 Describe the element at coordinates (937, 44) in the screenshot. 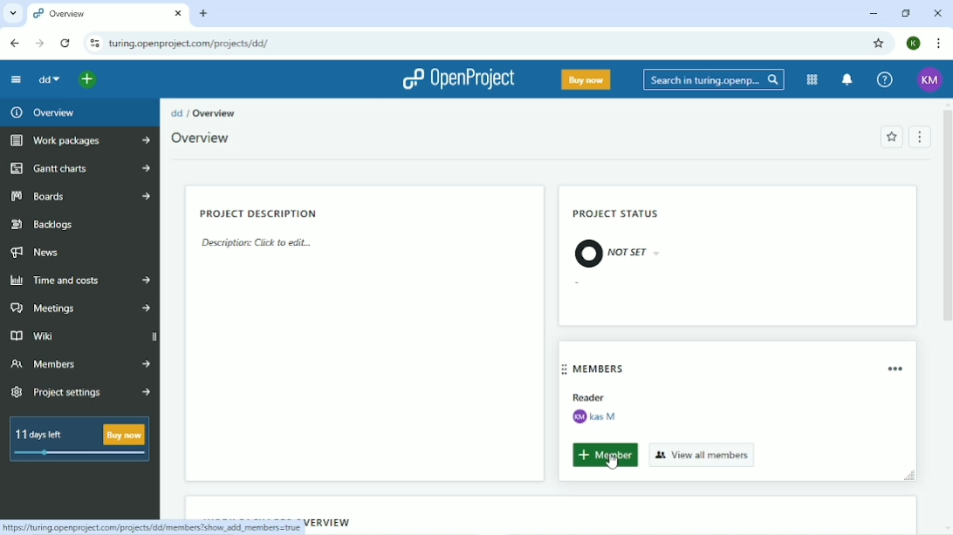

I see `Customize and control google chrome` at that location.